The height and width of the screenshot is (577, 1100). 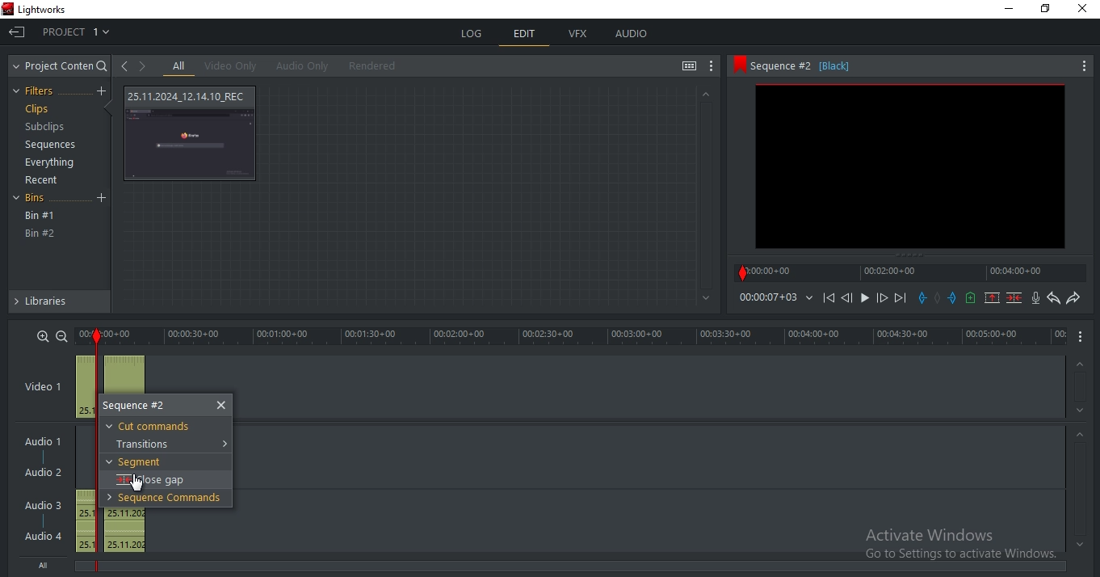 What do you see at coordinates (579, 34) in the screenshot?
I see `vfx` at bounding box center [579, 34].